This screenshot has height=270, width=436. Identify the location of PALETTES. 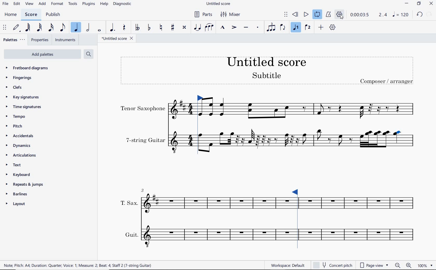
(14, 39).